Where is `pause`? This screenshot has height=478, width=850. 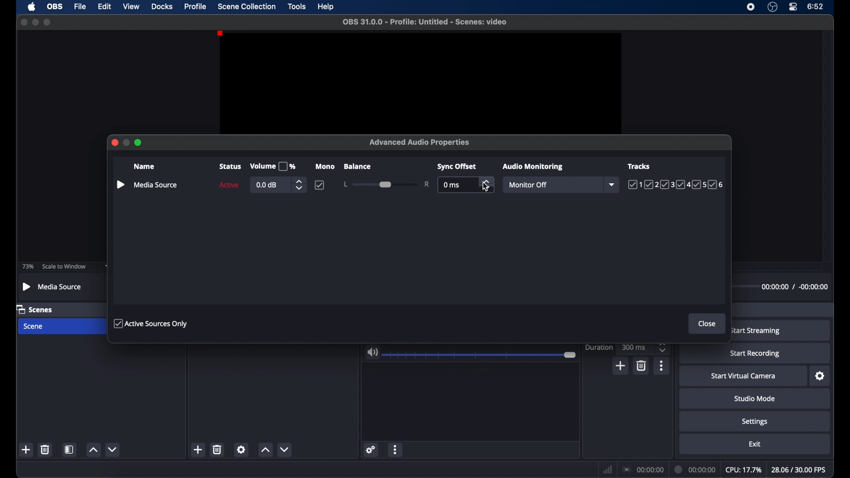
pause is located at coordinates (120, 185).